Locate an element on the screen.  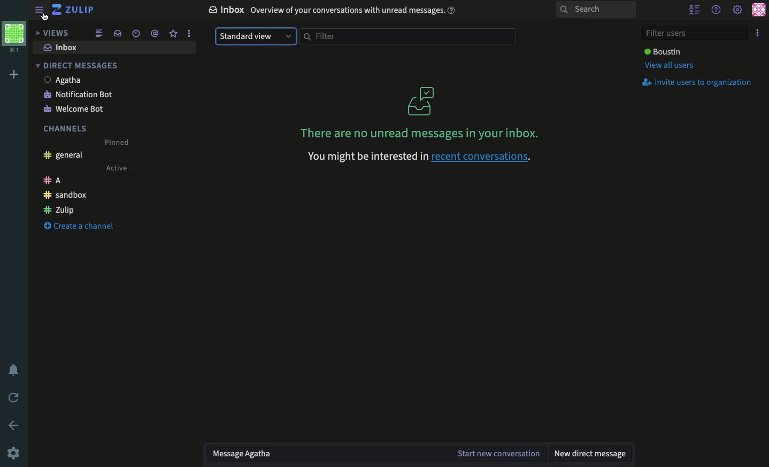
Inbox is located at coordinates (116, 48).